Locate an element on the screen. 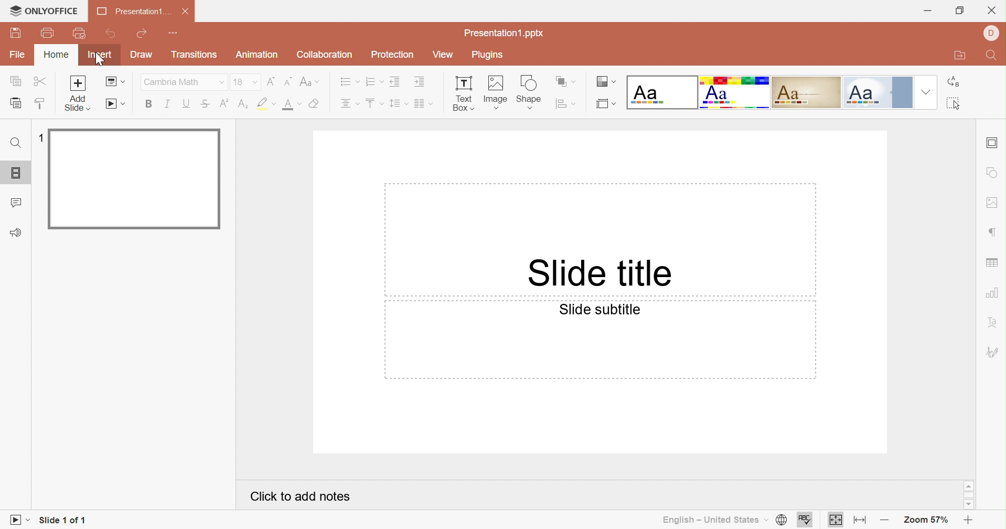 The width and height of the screenshot is (1006, 529). shape settings is located at coordinates (993, 173).